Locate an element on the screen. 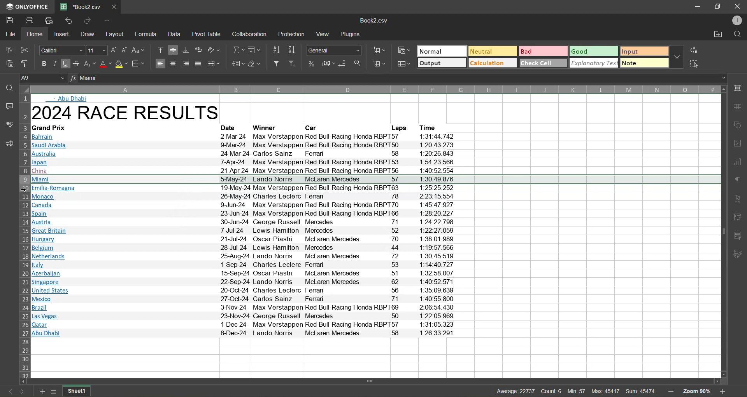 The image size is (747, 397). appname: onlyoffice is located at coordinates (25, 6).